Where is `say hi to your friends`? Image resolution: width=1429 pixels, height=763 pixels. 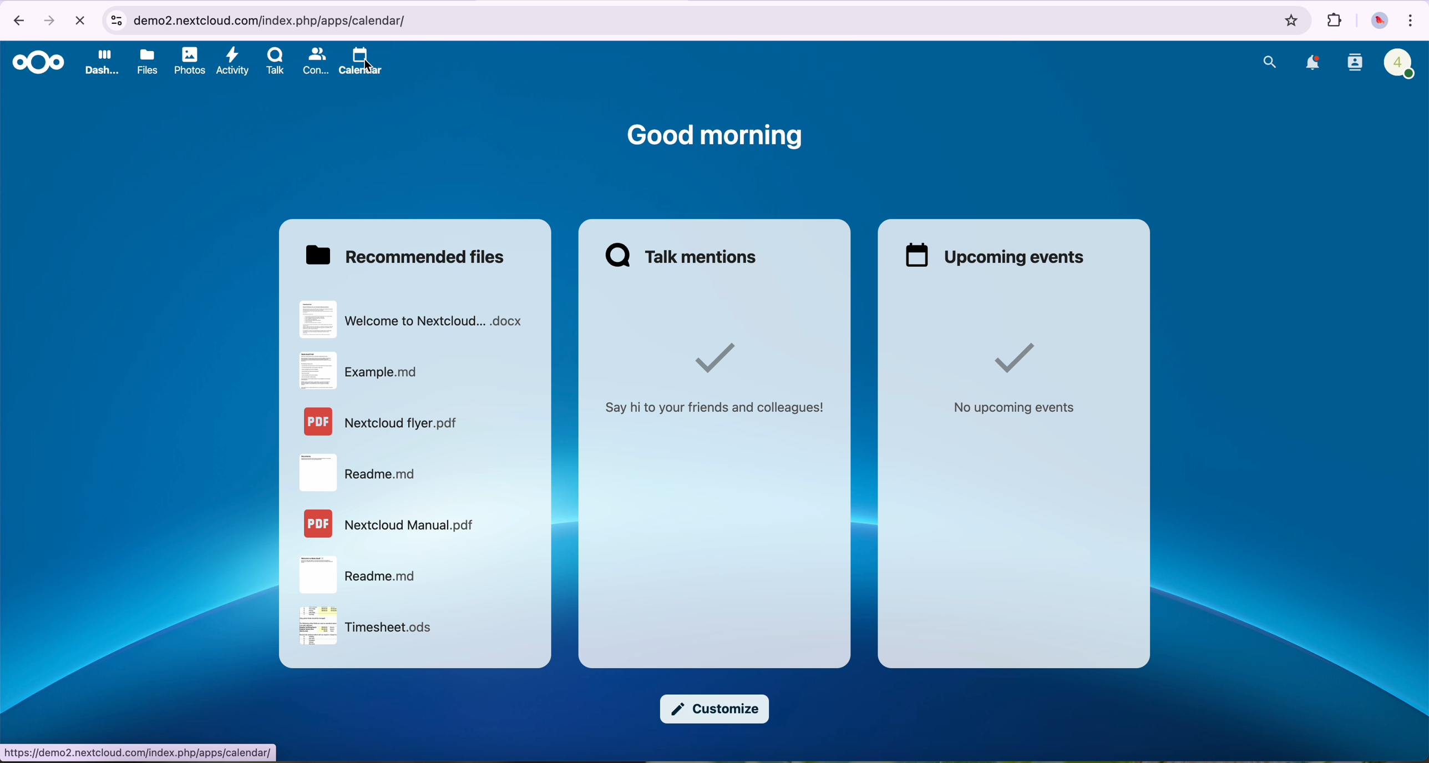
say hi to your friends is located at coordinates (722, 381).